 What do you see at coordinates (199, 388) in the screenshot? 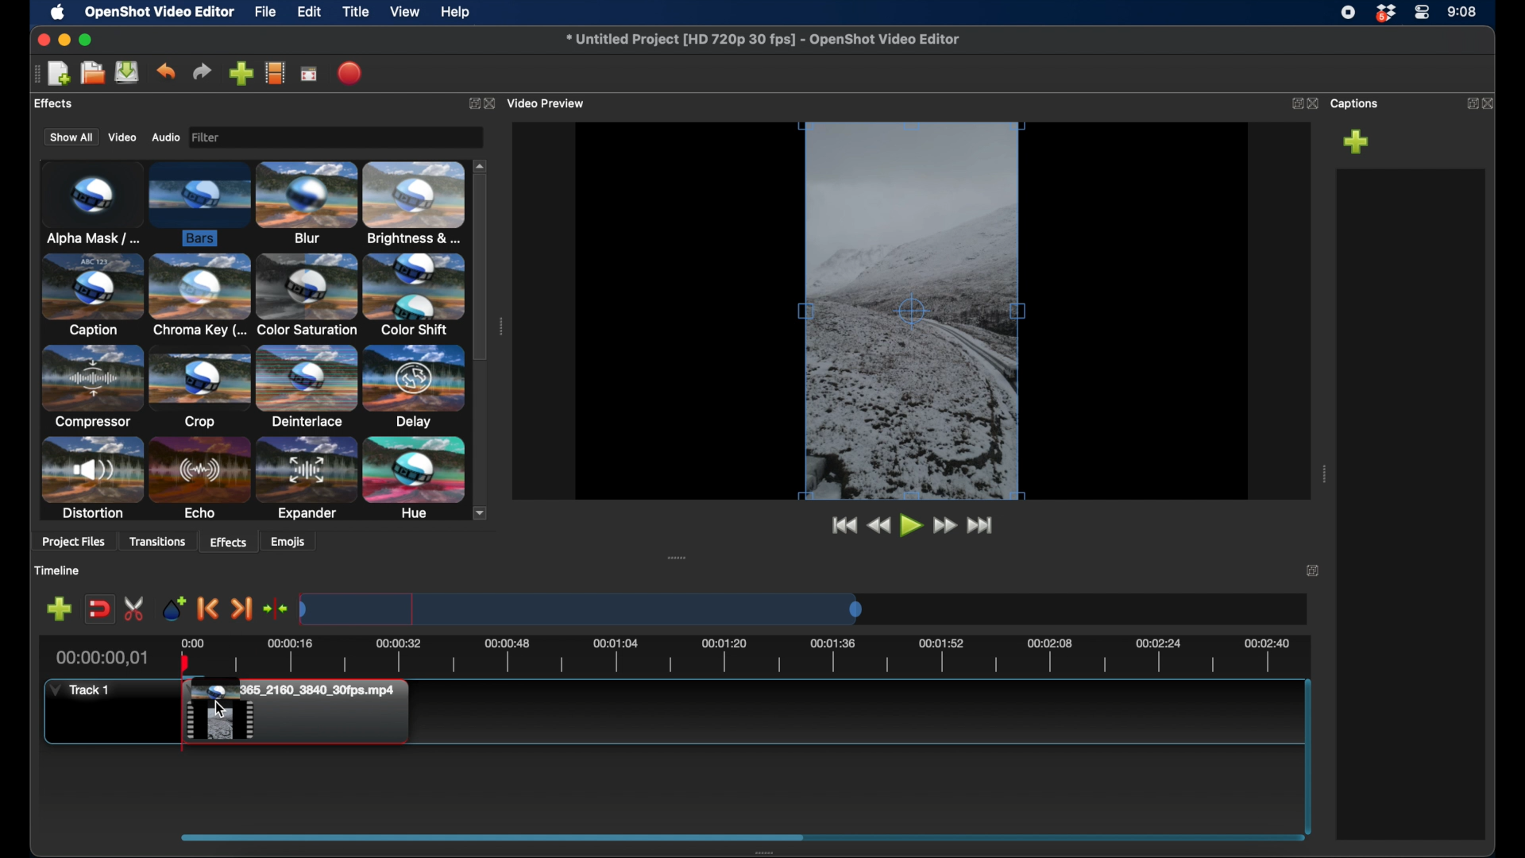
I see `crop` at bounding box center [199, 388].